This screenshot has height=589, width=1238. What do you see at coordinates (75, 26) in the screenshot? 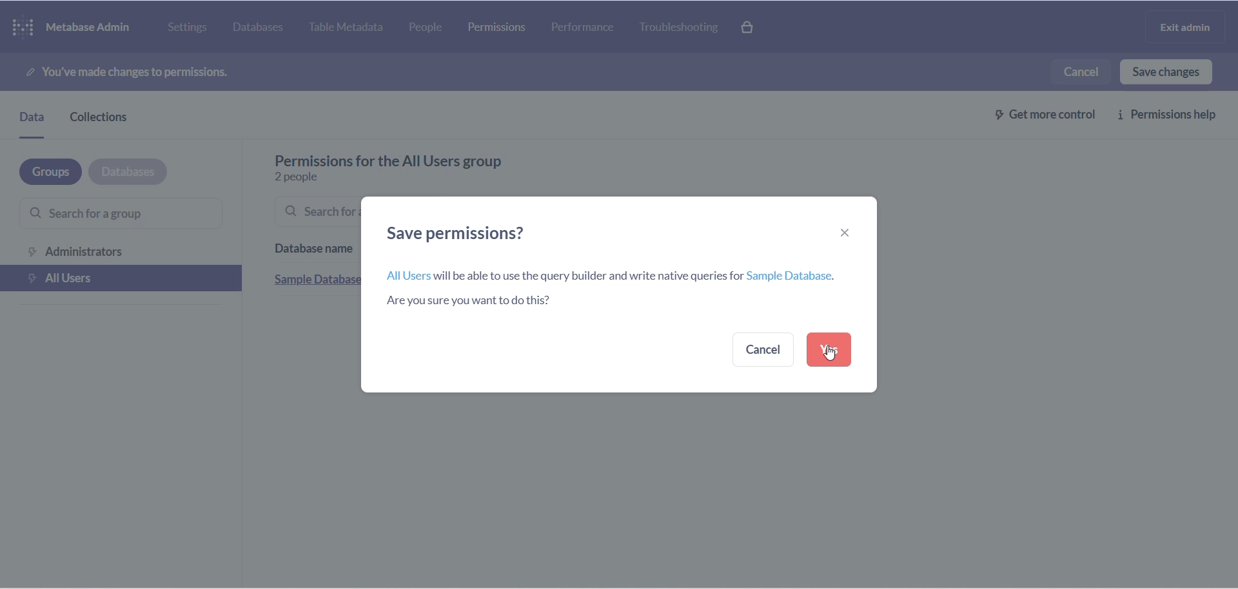
I see `logo and name` at bounding box center [75, 26].